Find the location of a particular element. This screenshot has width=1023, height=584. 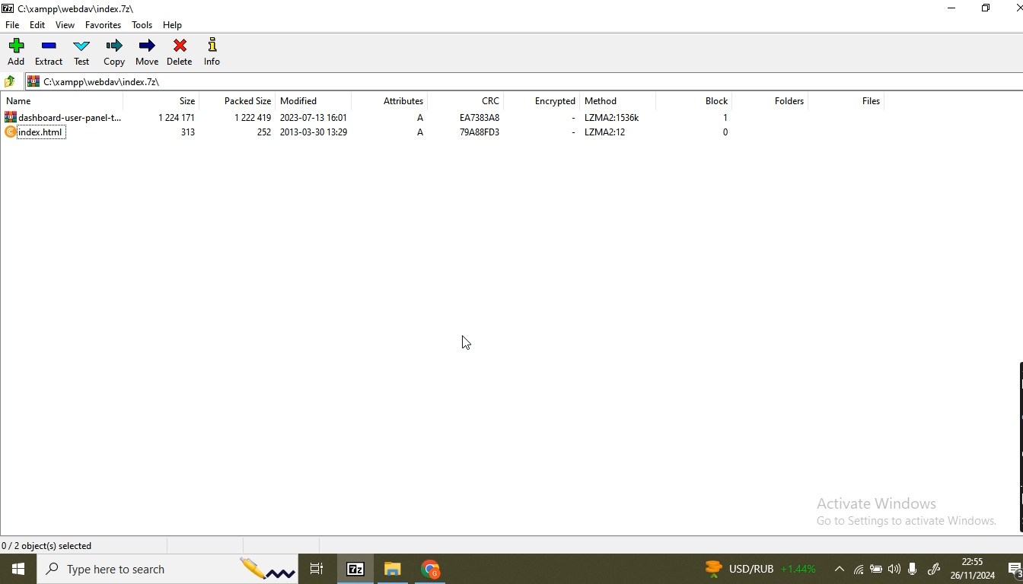

restore is located at coordinates (989, 11).